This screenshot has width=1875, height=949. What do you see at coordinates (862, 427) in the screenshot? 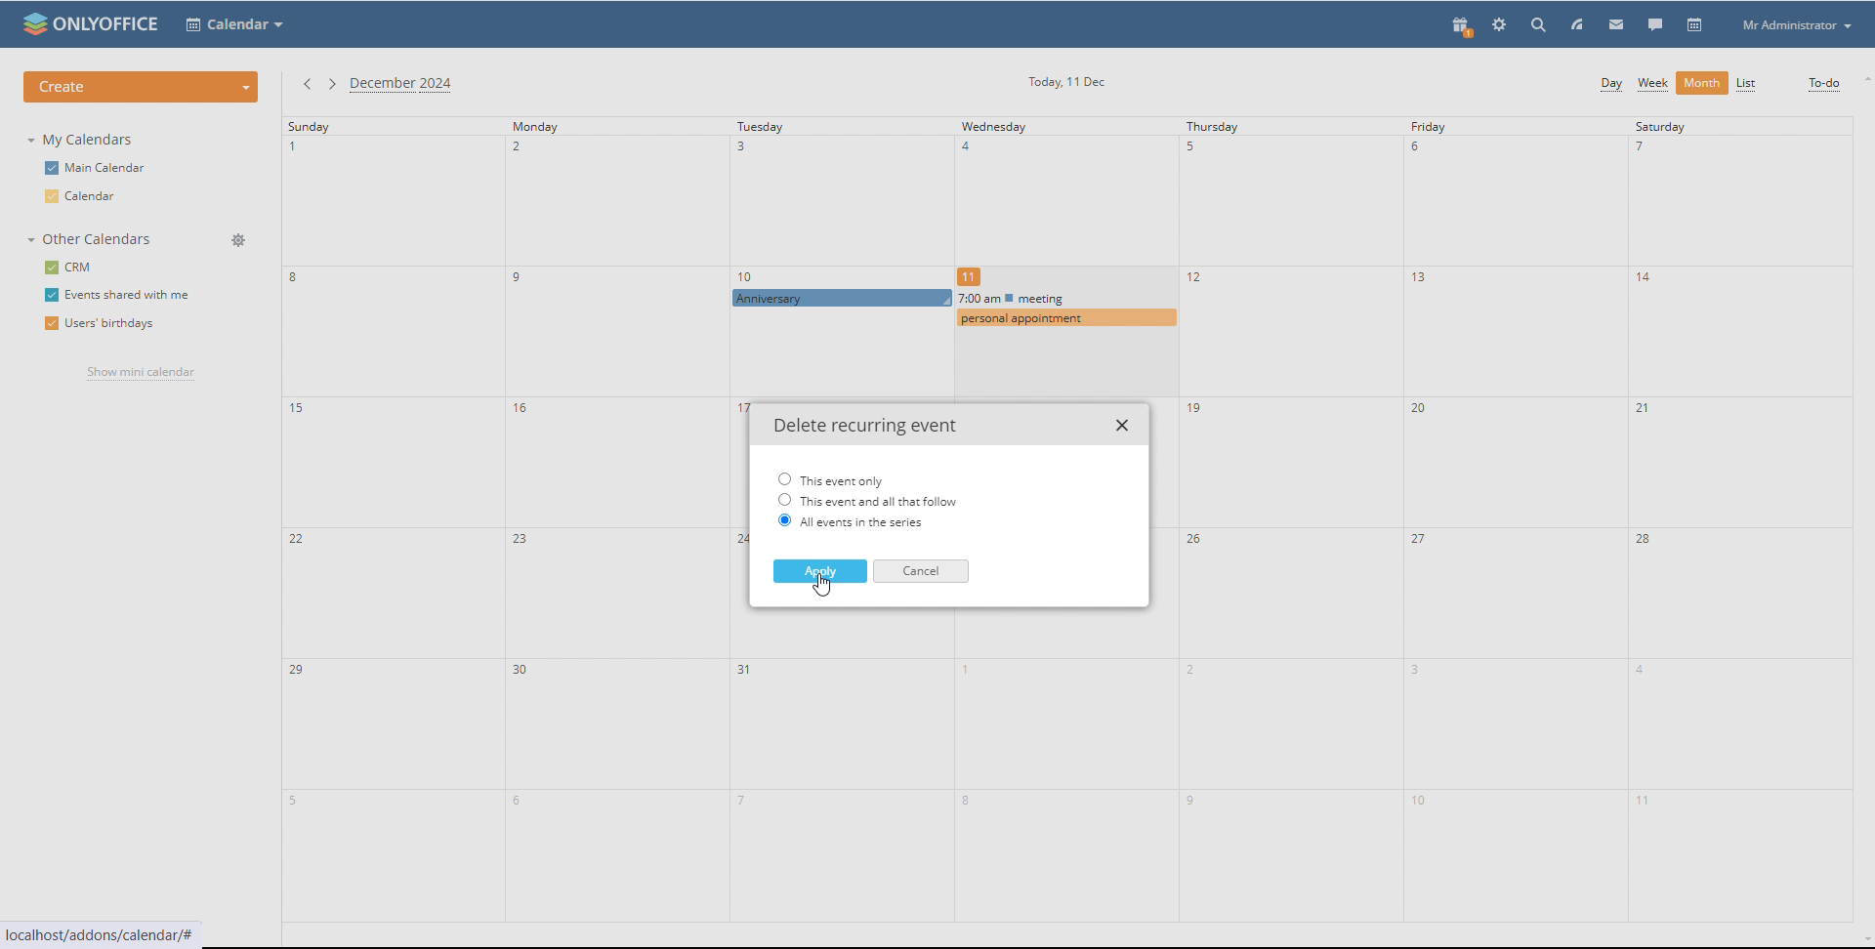
I see `delete recurring event` at bounding box center [862, 427].